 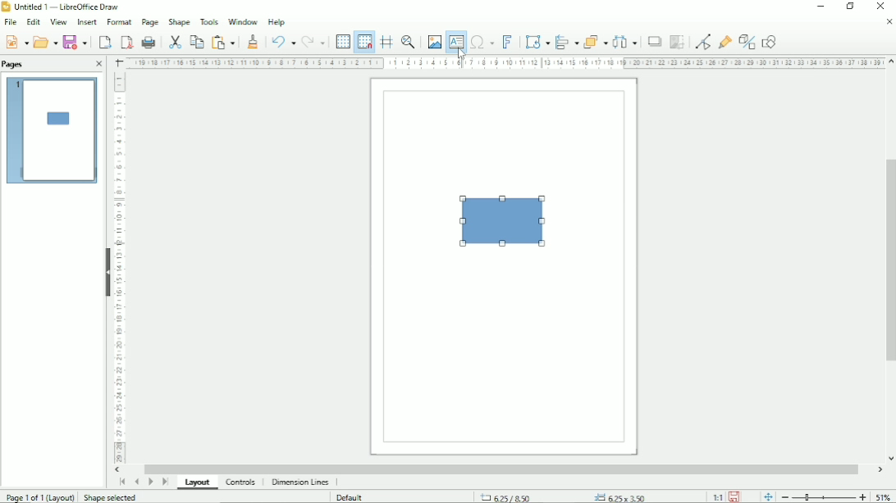 I want to click on export, so click(x=105, y=42).